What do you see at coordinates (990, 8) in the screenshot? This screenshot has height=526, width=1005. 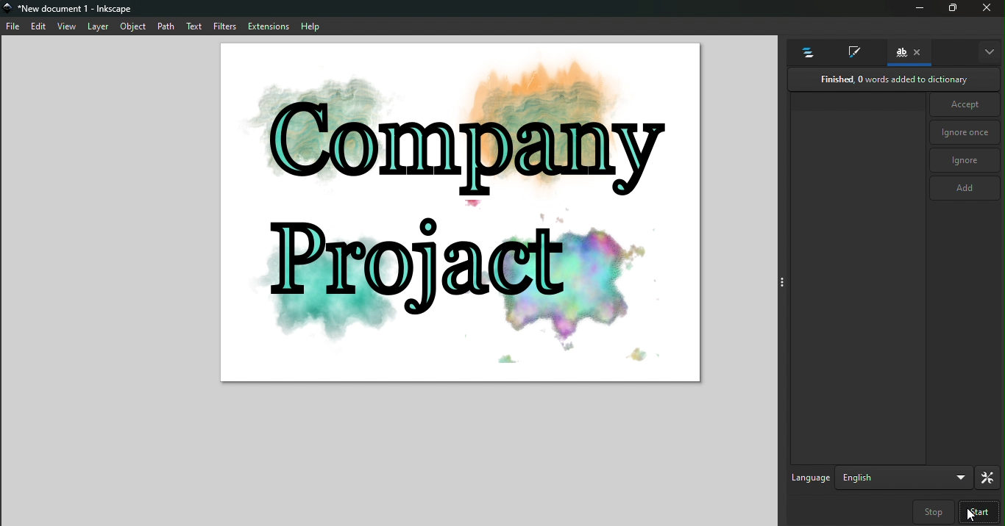 I see `close` at bounding box center [990, 8].